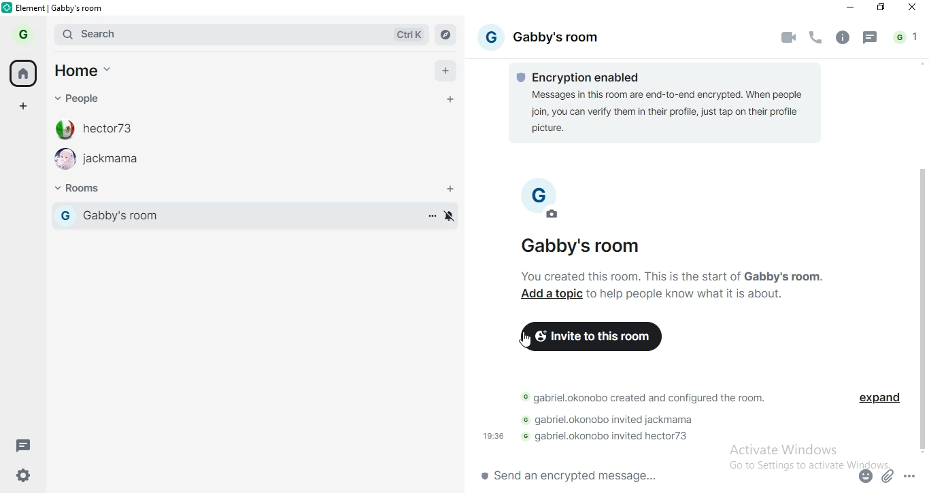 This screenshot has width=929, height=493. I want to click on add rooms, so click(452, 189).